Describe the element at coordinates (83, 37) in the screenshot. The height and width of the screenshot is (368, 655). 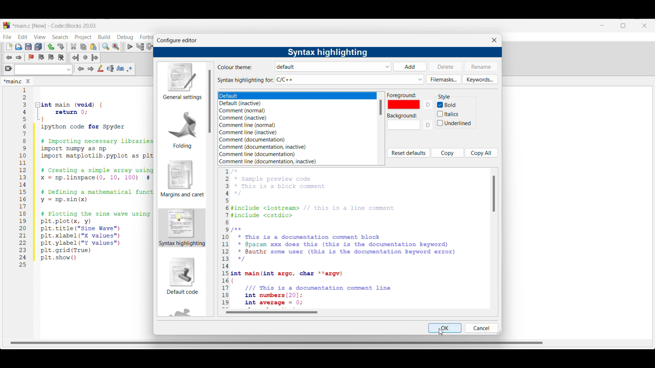
I see `Project menu` at that location.